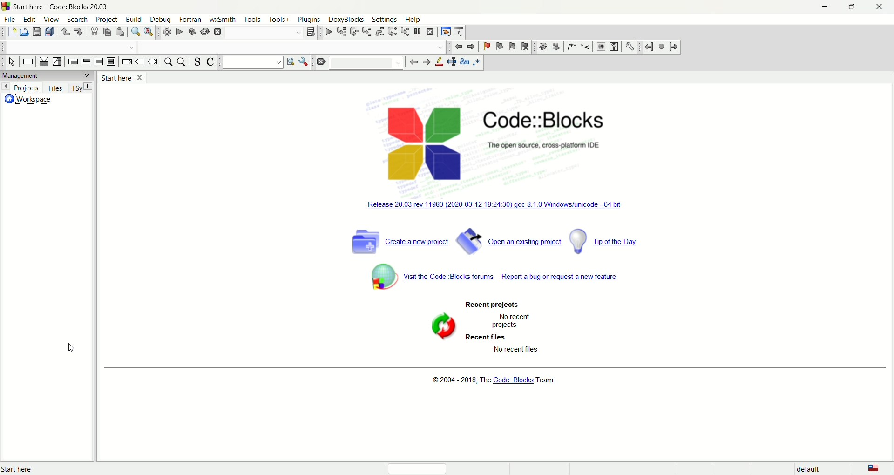 Image resolution: width=894 pixels, height=475 pixels. I want to click on edit, so click(29, 20).